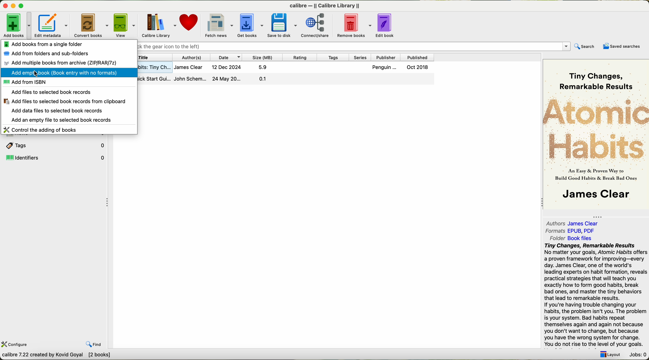 The image size is (649, 360). Describe the element at coordinates (64, 101) in the screenshot. I see `add files to selected book records from clipboard` at that location.